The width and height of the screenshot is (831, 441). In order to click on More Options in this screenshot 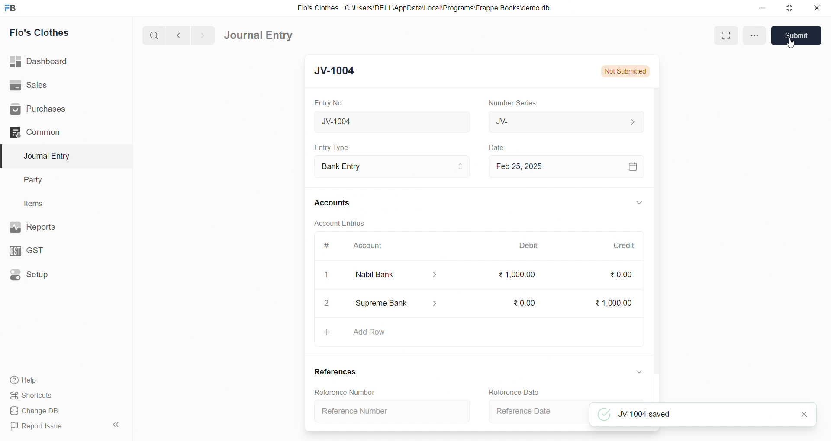, I will do `click(754, 35)`.